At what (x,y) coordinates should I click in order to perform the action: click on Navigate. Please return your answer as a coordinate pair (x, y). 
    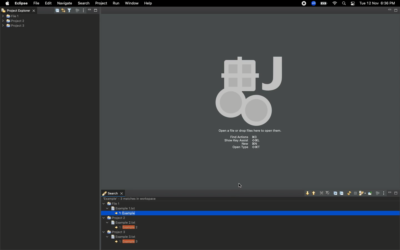
    Looking at the image, I should click on (65, 3).